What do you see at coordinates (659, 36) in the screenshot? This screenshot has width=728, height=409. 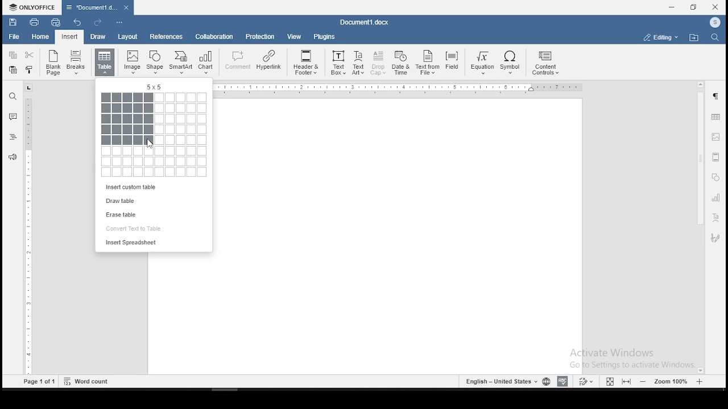 I see `select workspace` at bounding box center [659, 36].